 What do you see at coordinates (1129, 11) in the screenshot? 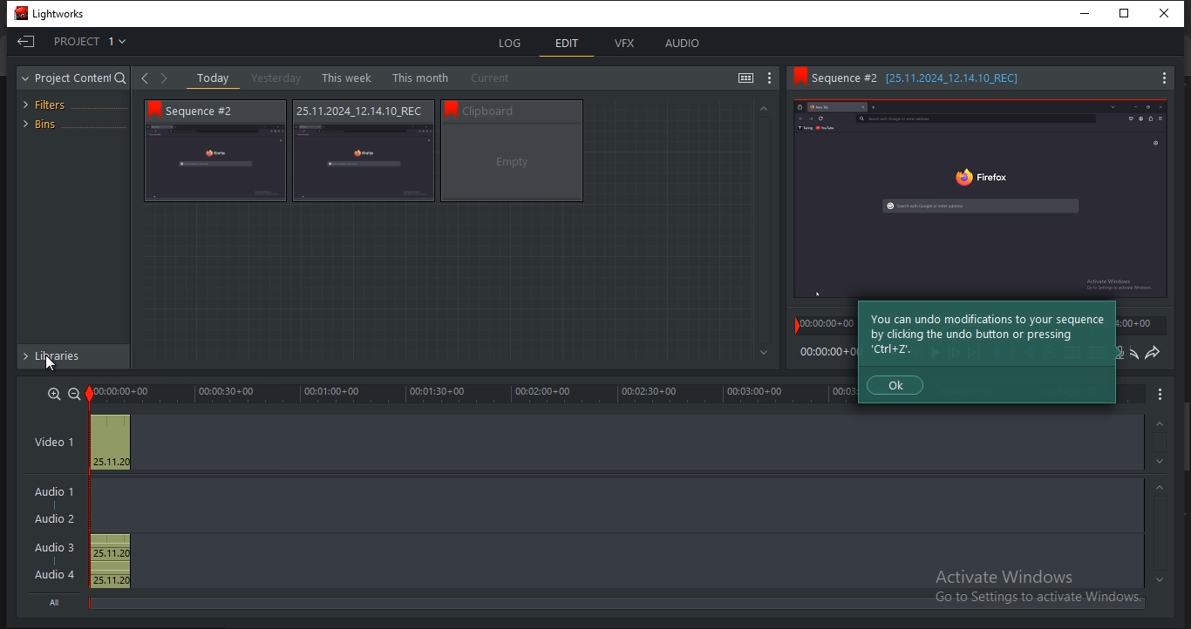
I see `Restore` at bounding box center [1129, 11].